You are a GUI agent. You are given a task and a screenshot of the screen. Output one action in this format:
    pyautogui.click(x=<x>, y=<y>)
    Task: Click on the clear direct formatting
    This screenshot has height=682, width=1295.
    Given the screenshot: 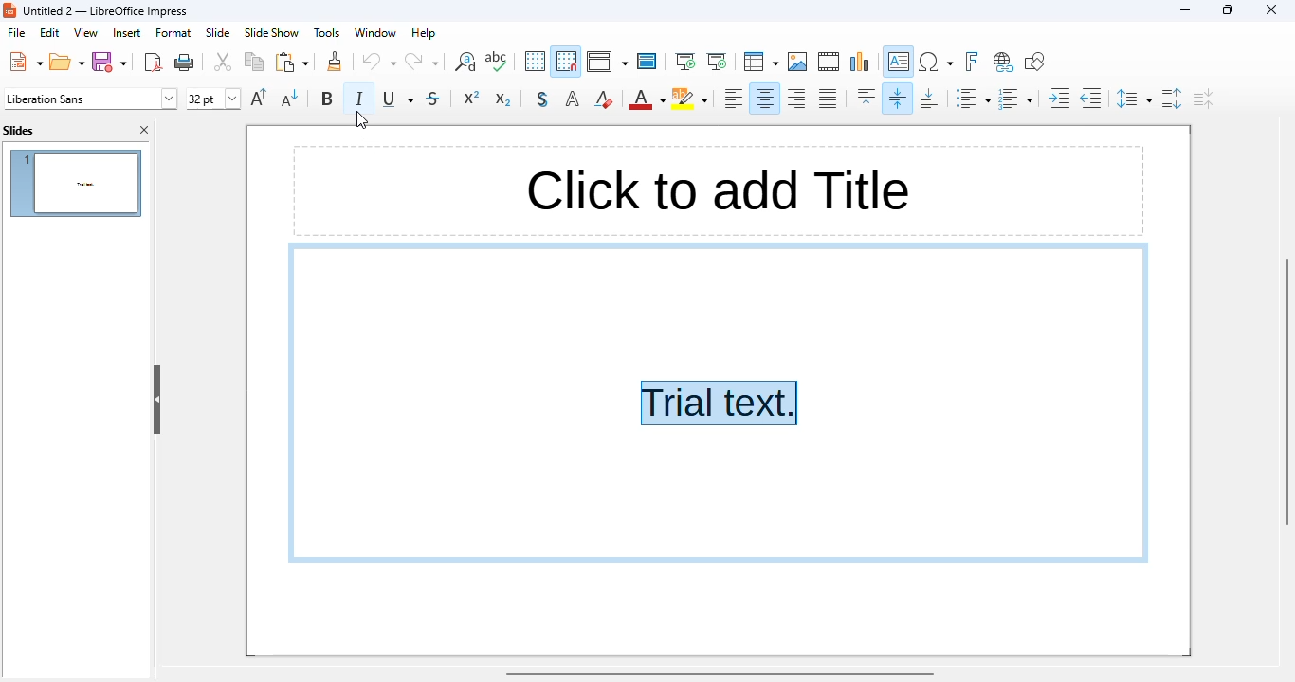 What is the action you would take?
    pyautogui.click(x=603, y=99)
    